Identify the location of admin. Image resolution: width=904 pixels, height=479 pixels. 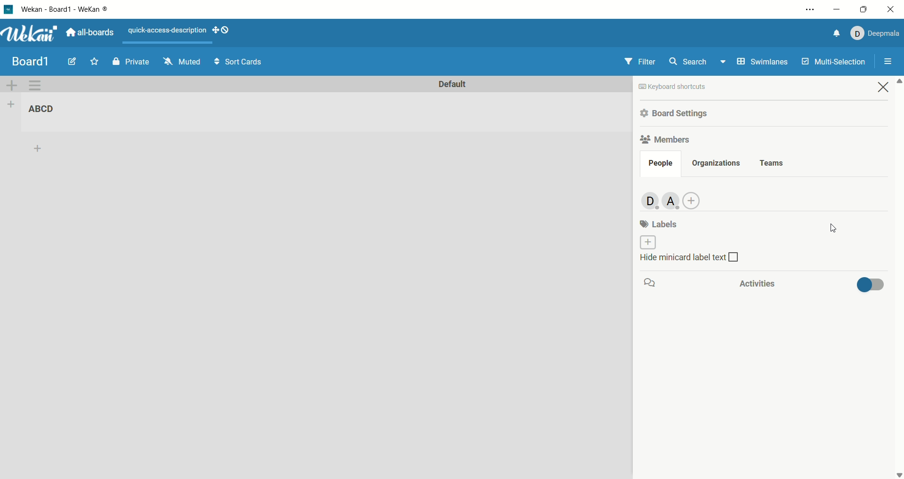
(648, 201).